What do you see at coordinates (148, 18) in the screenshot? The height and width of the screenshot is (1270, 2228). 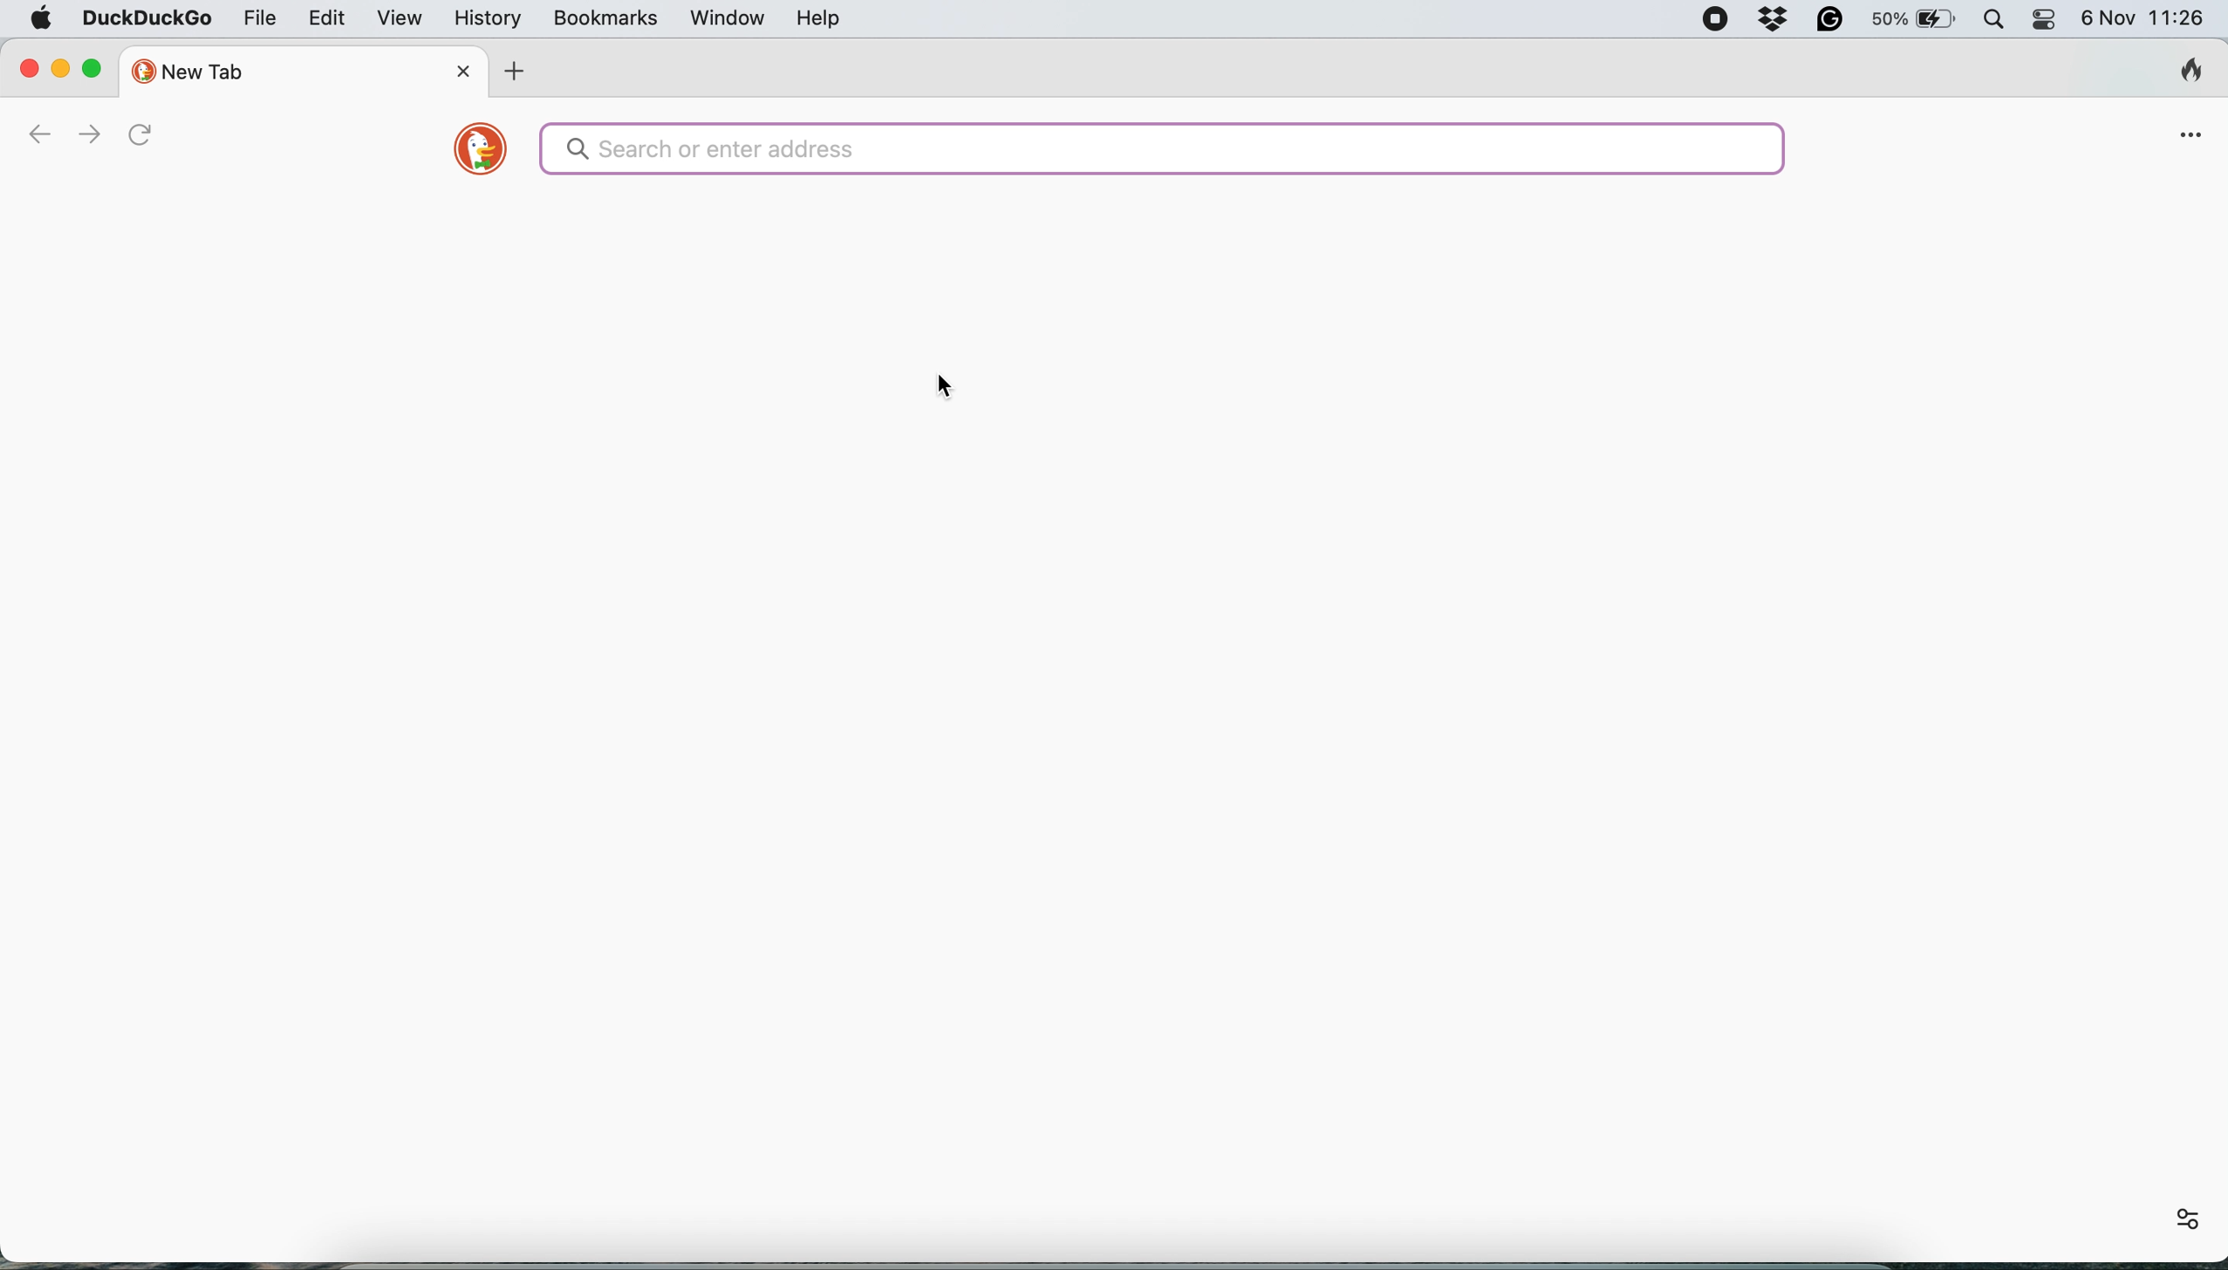 I see `duckduckgo` at bounding box center [148, 18].